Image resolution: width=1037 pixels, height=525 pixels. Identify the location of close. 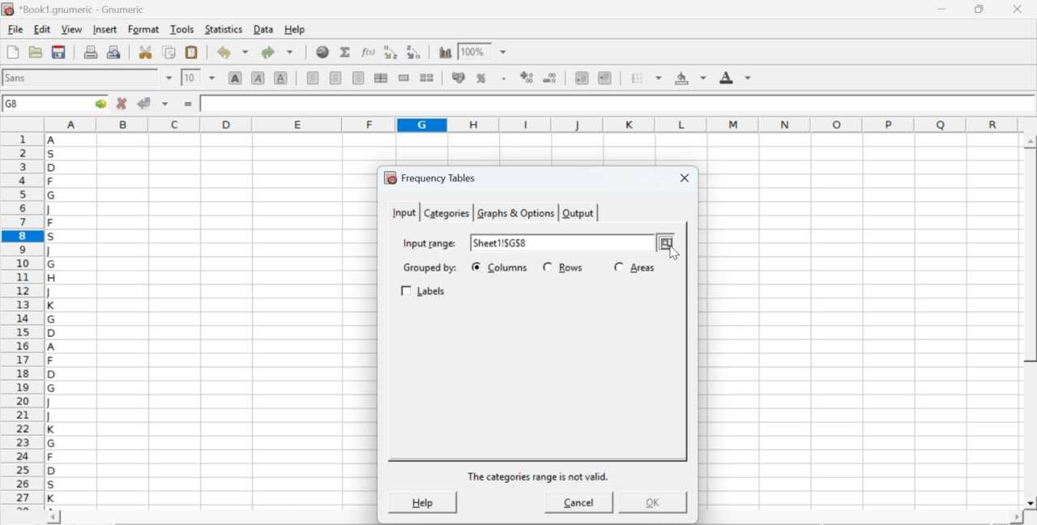
(1016, 9).